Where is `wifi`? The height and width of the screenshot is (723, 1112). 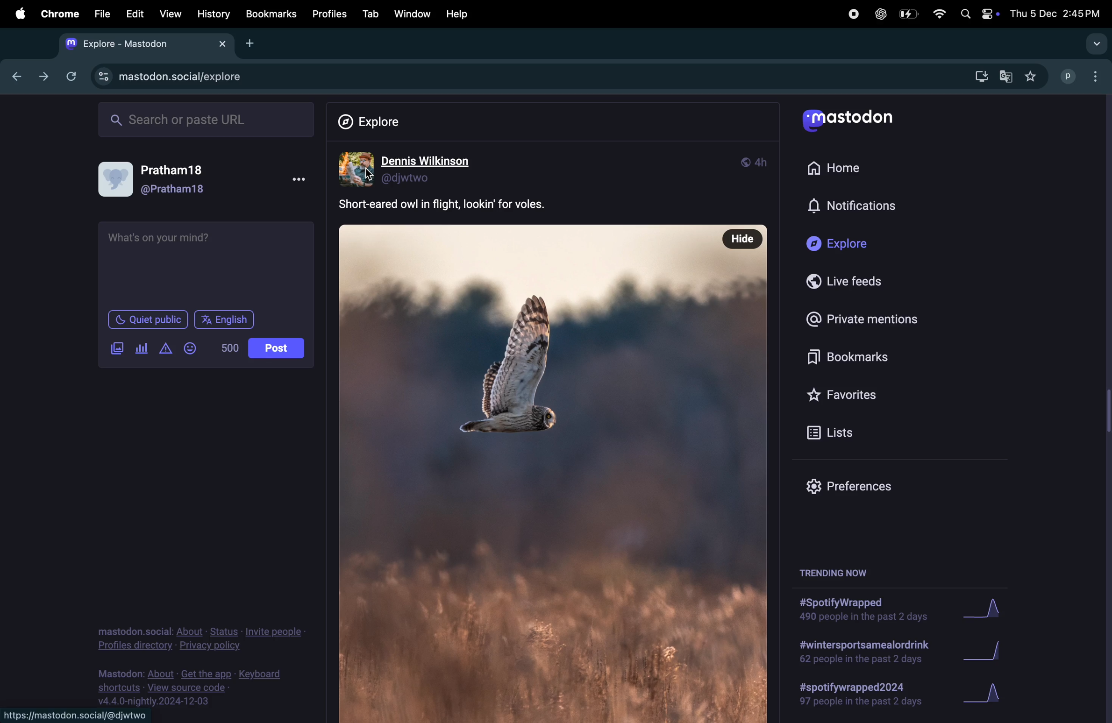
wifi is located at coordinates (938, 14).